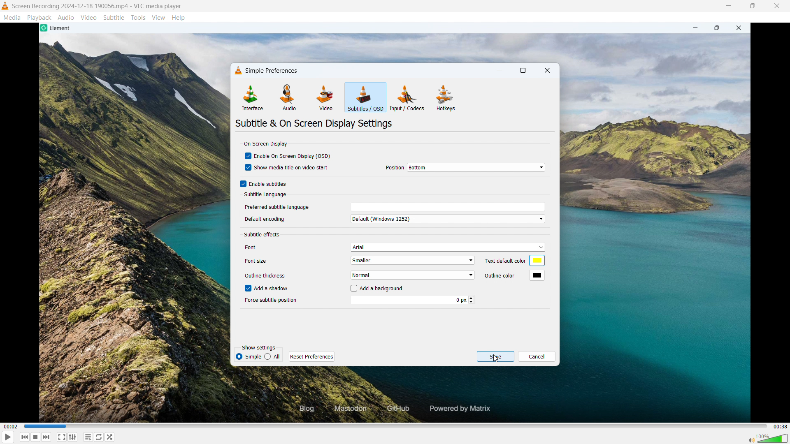 This screenshot has width=790, height=444. I want to click on Logo , so click(5, 6).